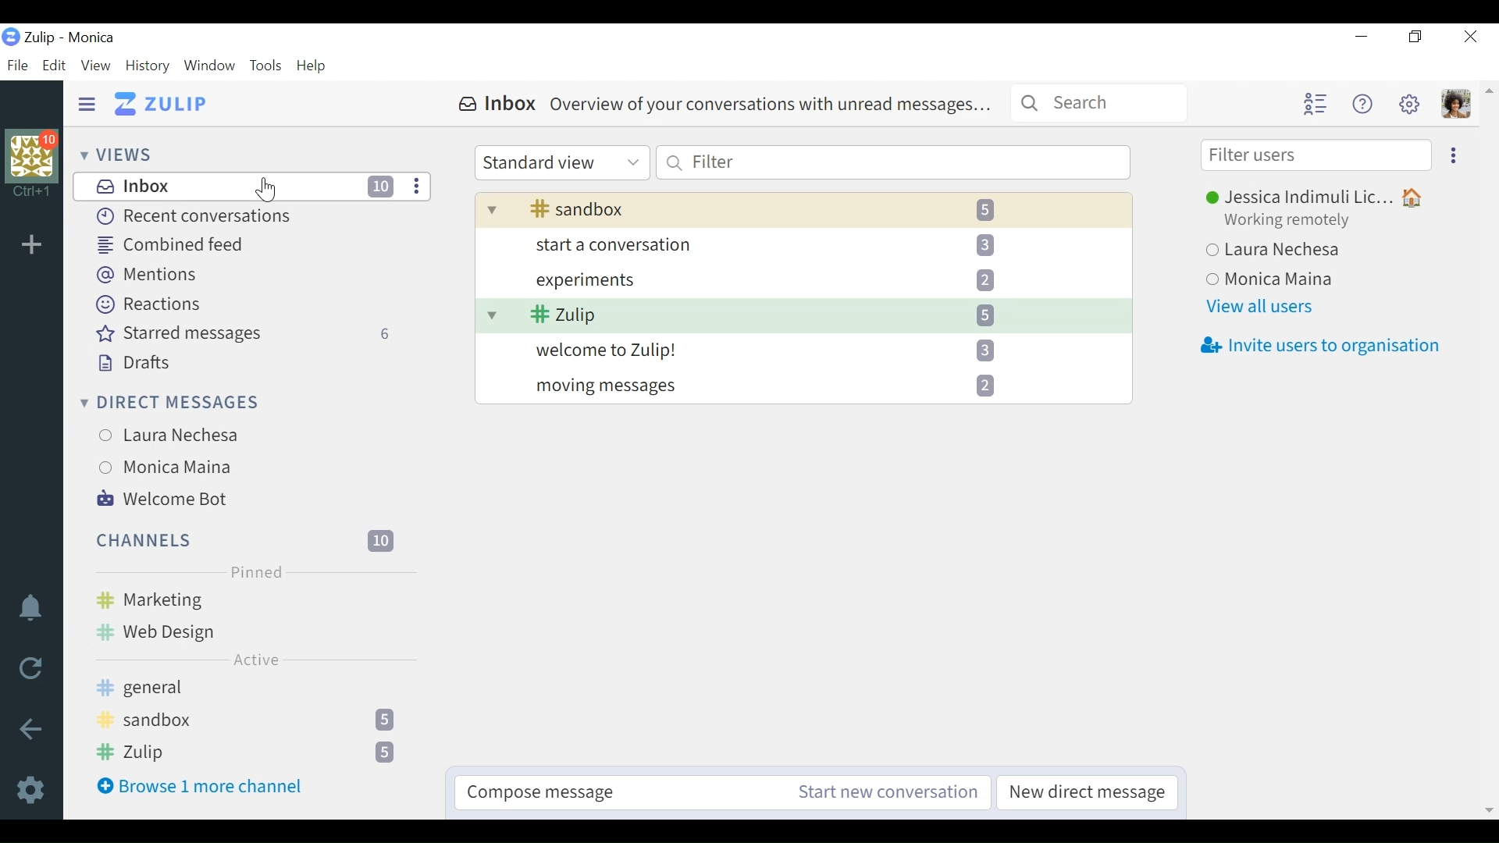  I want to click on Welcome bot, so click(166, 500).